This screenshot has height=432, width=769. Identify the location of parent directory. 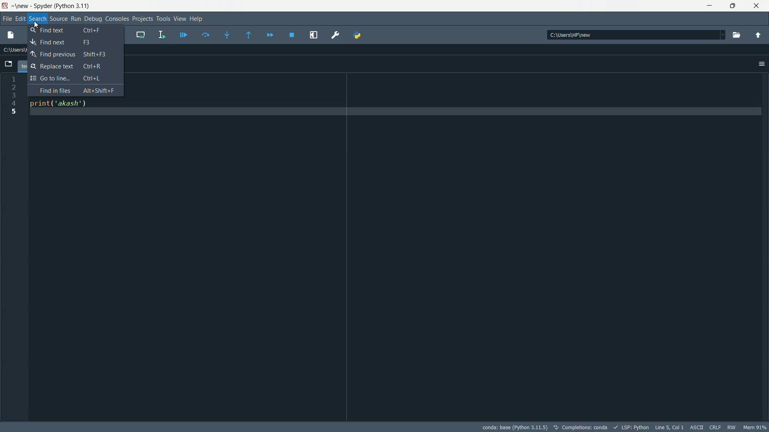
(759, 34).